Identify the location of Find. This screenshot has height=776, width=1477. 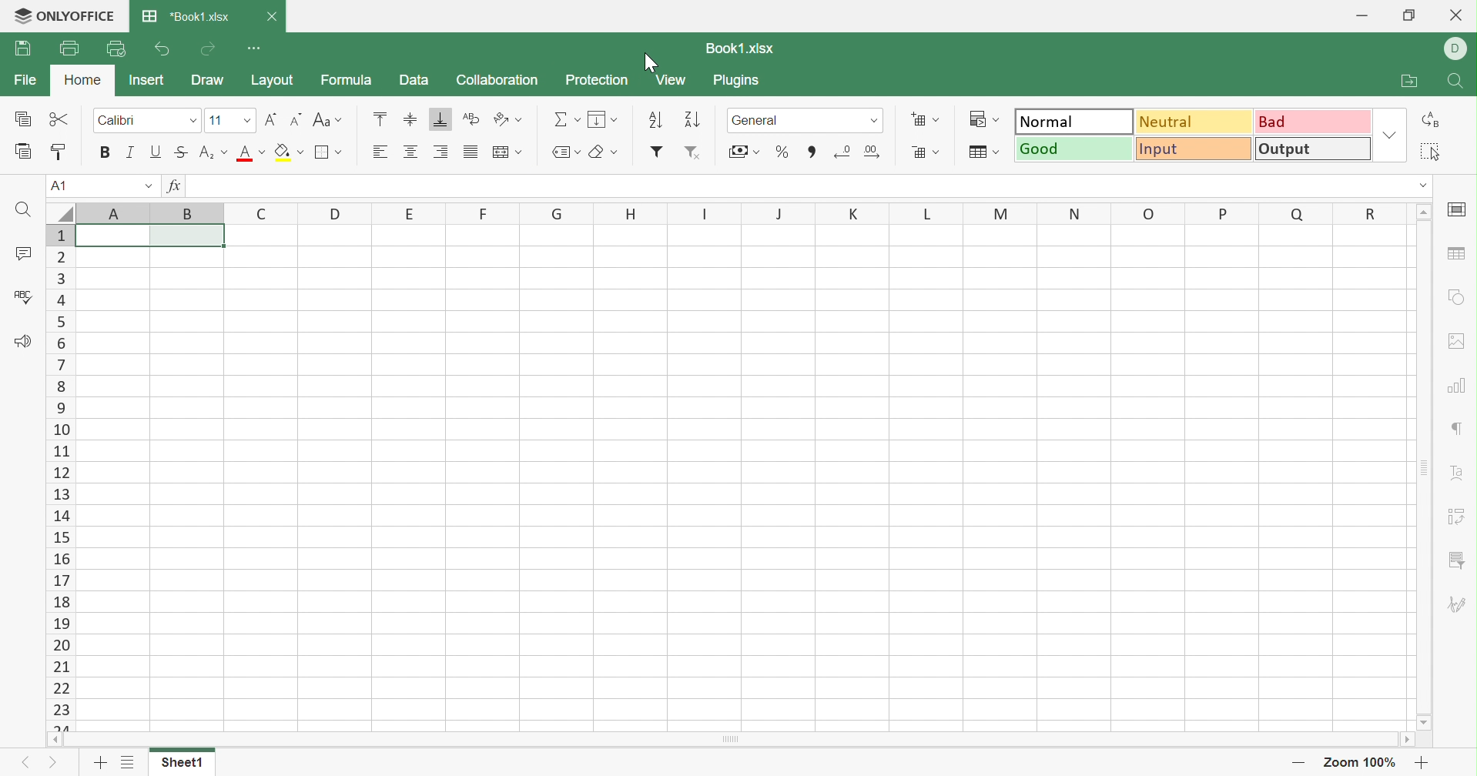
(1460, 84).